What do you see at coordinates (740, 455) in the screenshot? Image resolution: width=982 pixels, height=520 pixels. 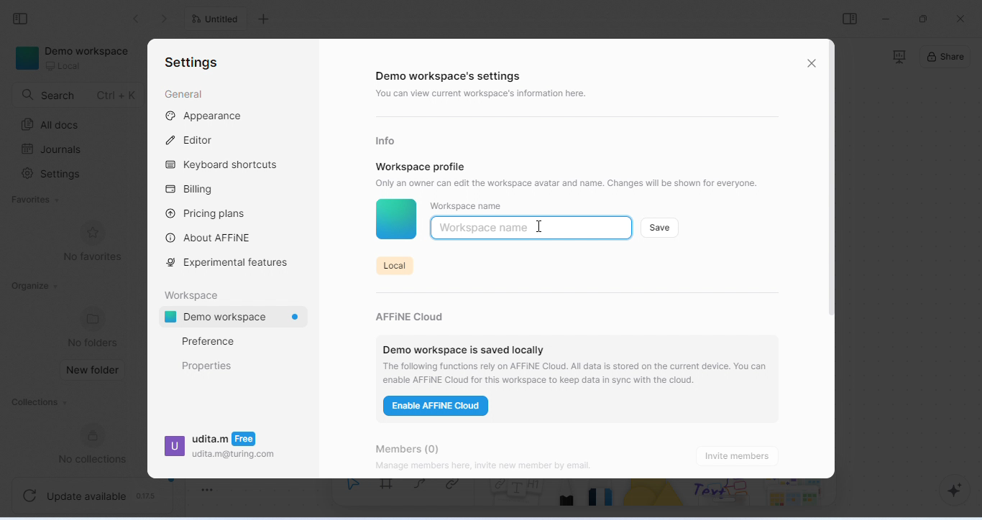 I see `invite members` at bounding box center [740, 455].